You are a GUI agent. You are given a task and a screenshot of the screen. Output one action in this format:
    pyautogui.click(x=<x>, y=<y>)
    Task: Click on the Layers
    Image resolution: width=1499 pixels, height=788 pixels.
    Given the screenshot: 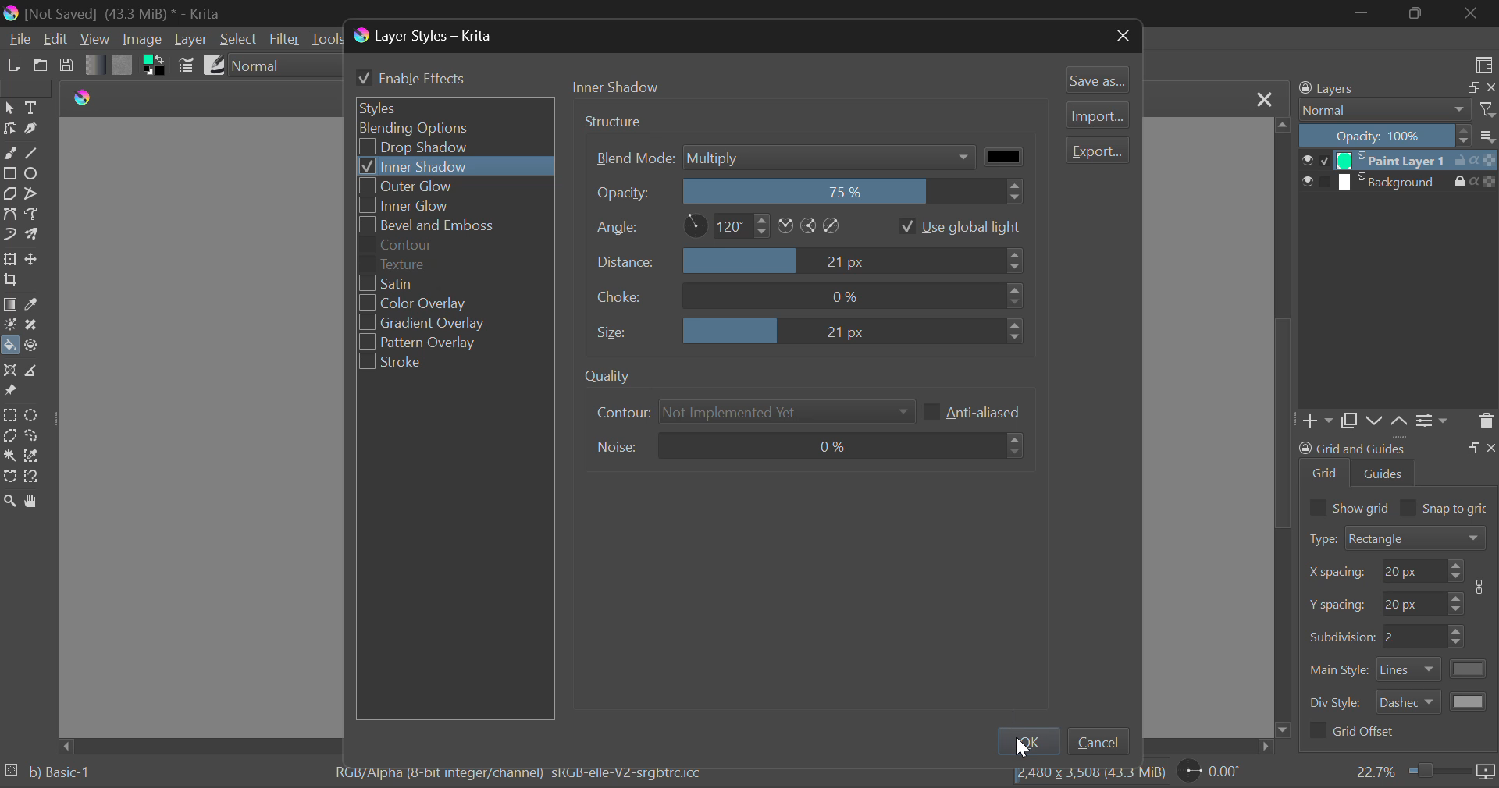 What is the action you would take?
    pyautogui.click(x=1398, y=172)
    